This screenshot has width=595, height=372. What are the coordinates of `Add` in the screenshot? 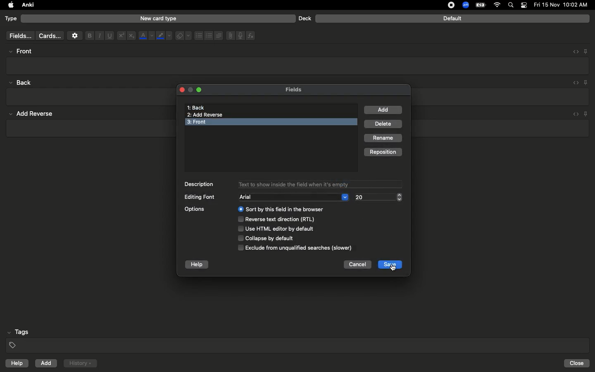 It's located at (47, 363).